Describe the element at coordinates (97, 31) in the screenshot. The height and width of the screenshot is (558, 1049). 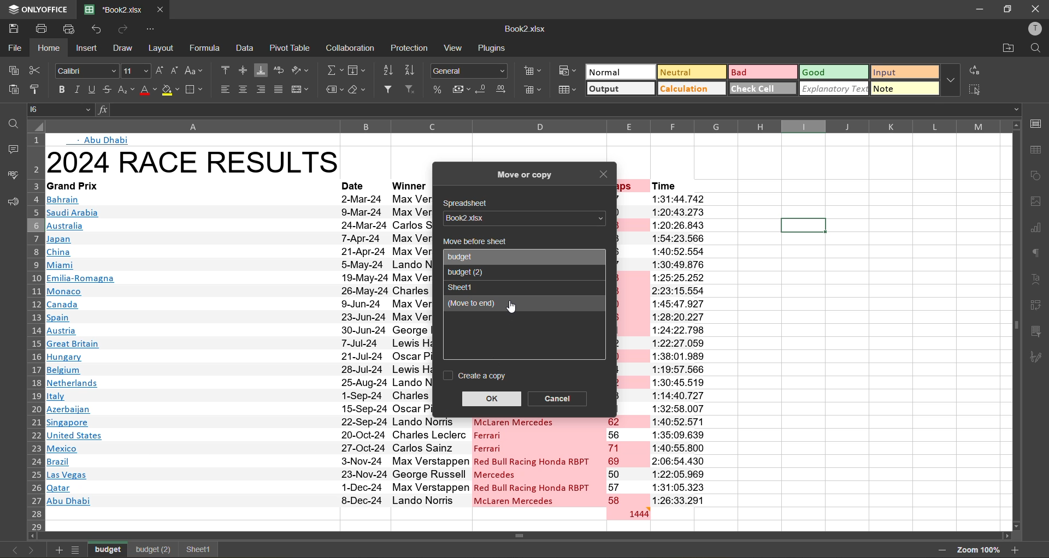
I see `undo` at that location.